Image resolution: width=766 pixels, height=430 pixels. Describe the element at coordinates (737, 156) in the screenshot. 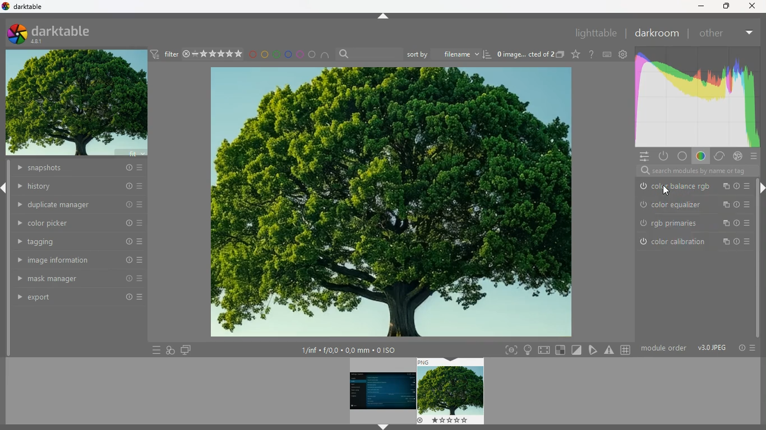

I see `effect` at that location.